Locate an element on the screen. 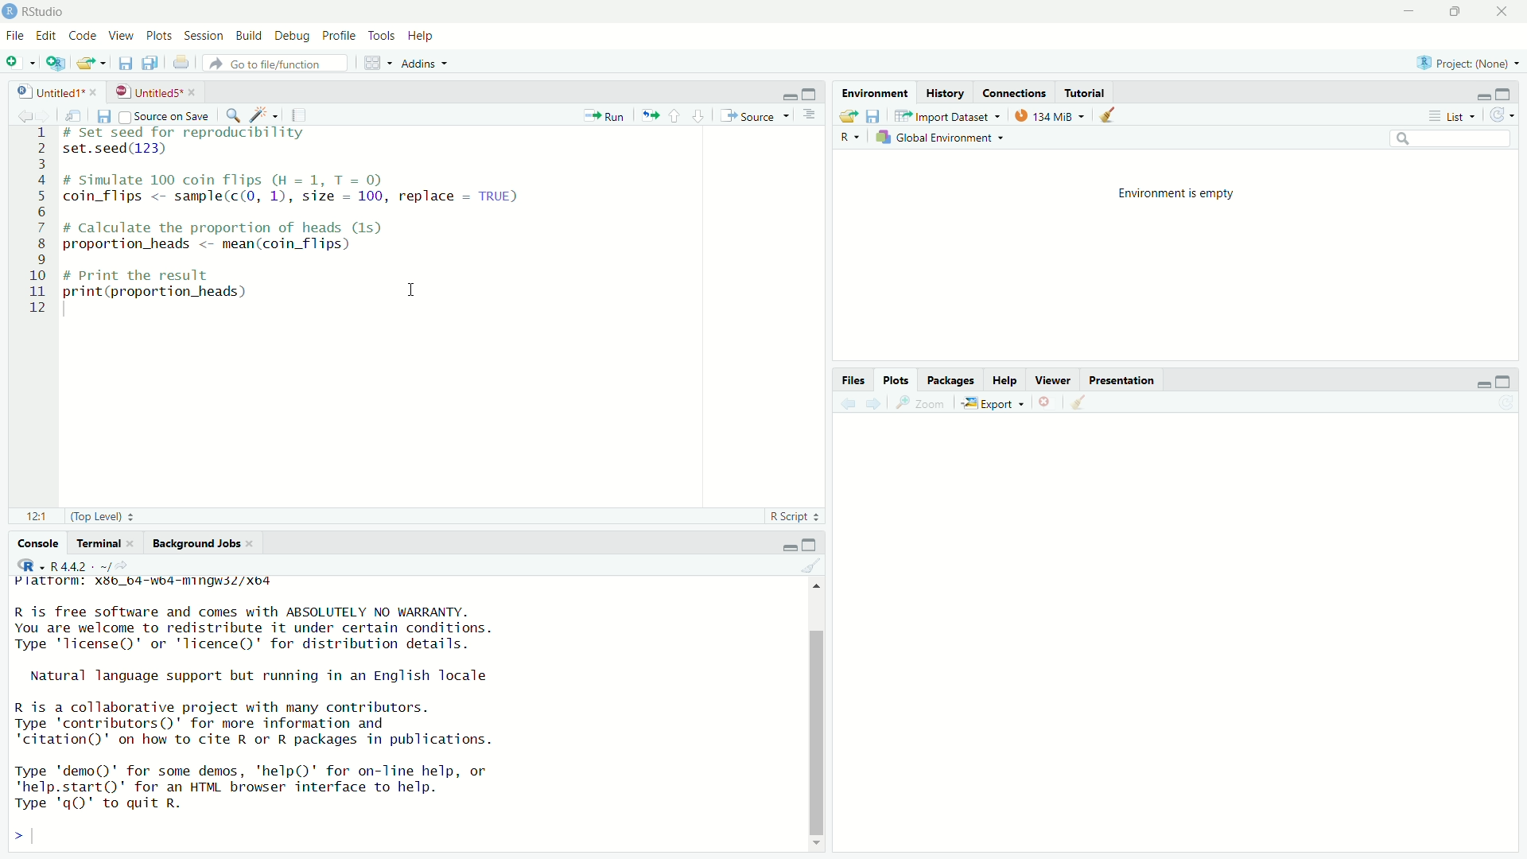  minimize is located at coordinates (1410, 11).